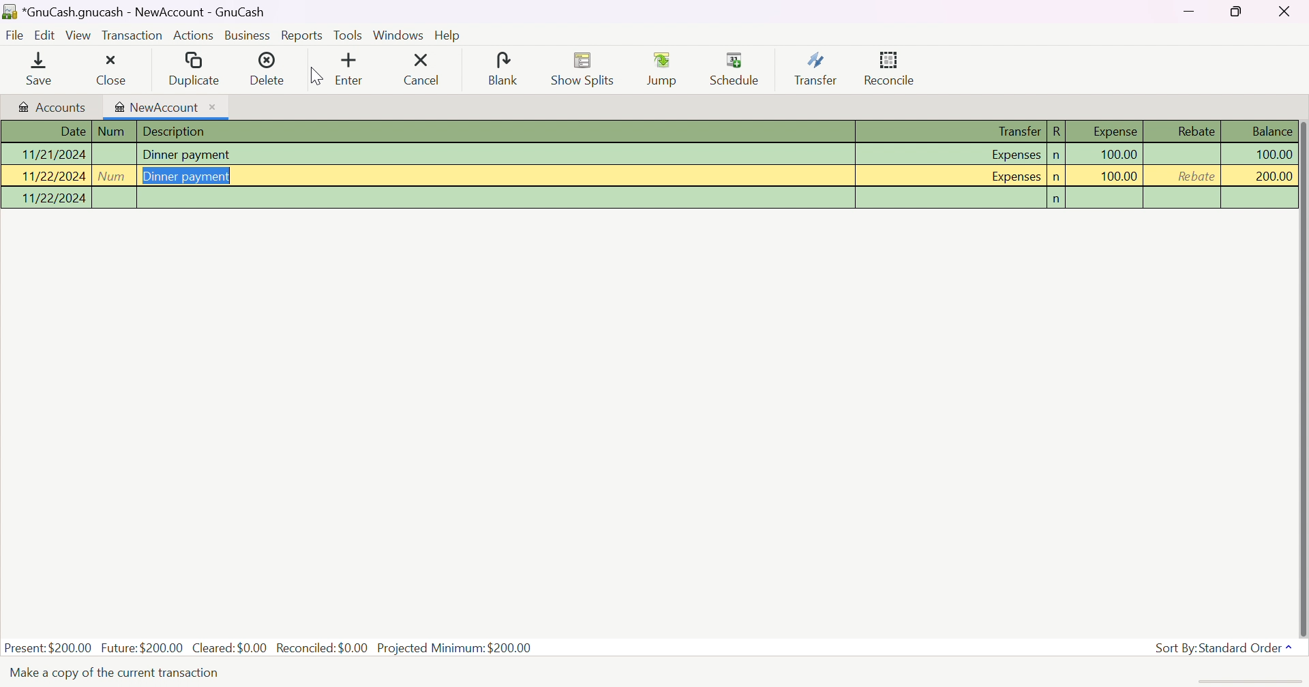 The width and height of the screenshot is (1309, 687). What do you see at coordinates (194, 36) in the screenshot?
I see `Actions` at bounding box center [194, 36].